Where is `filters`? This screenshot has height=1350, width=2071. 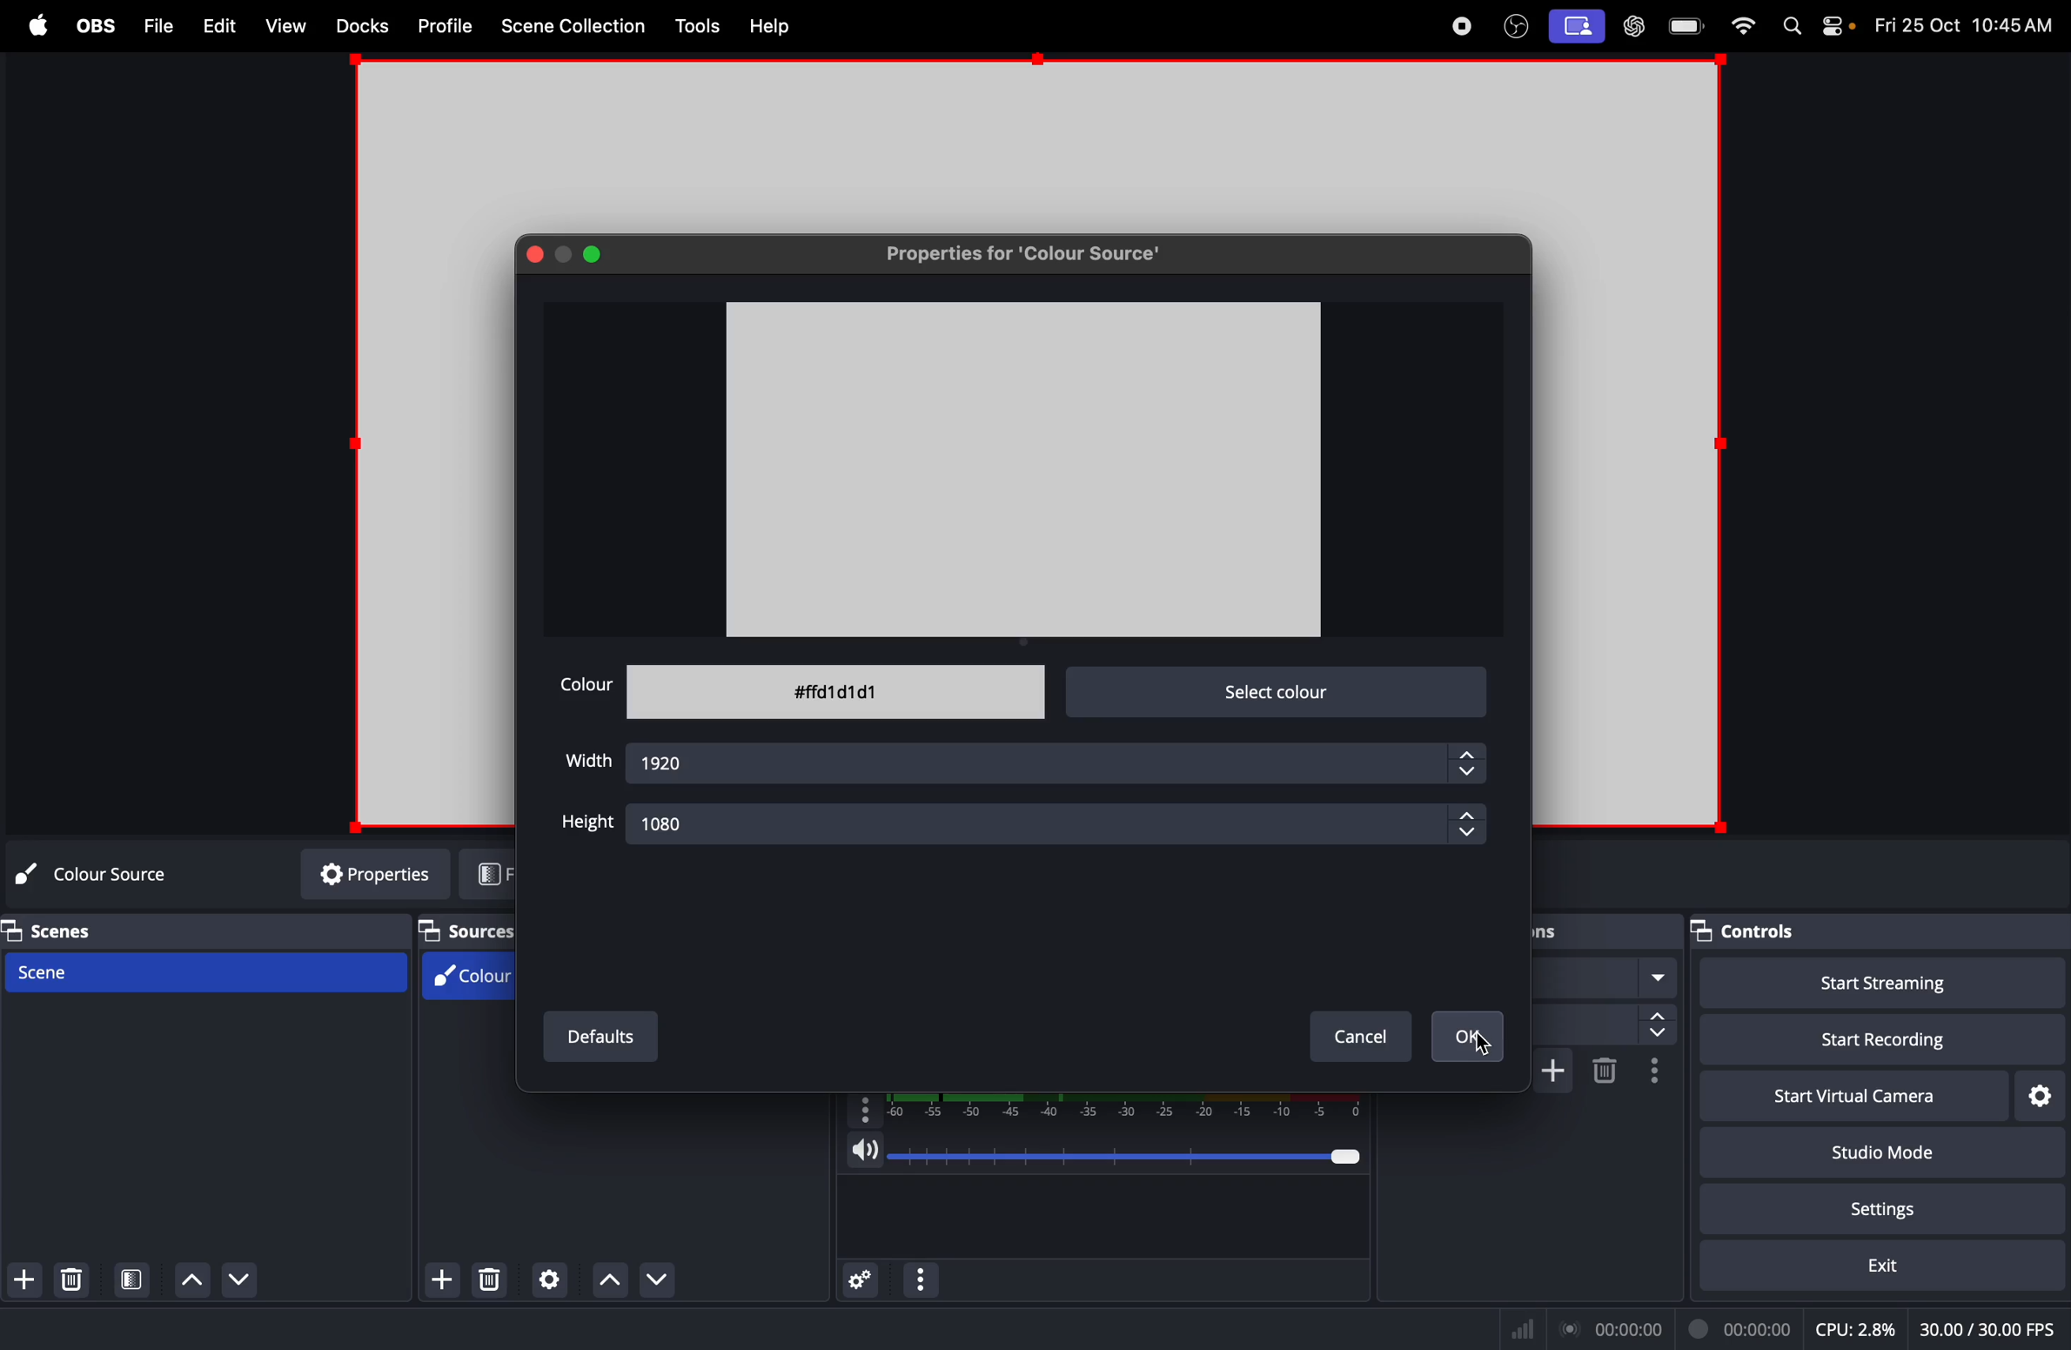 filters is located at coordinates (493, 874).